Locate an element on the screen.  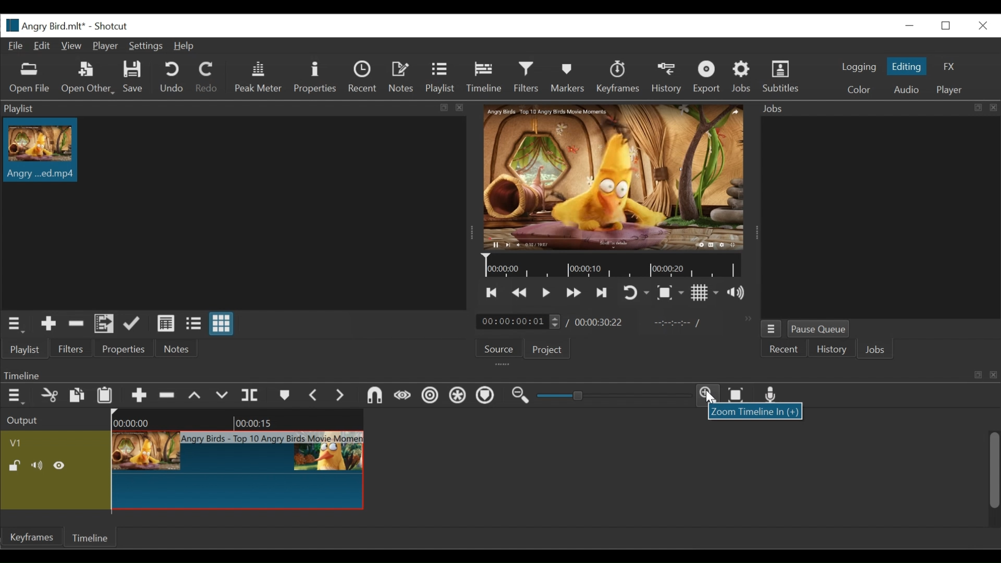
Job menu is located at coordinates (773, 329).